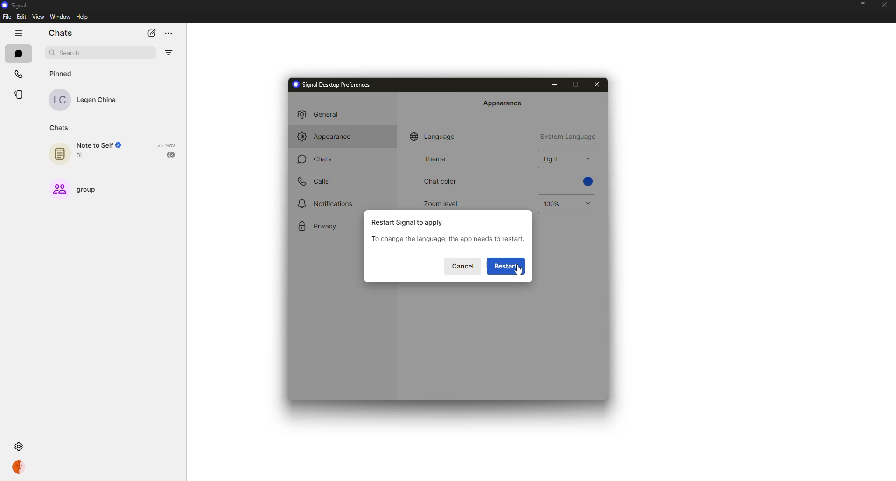  What do you see at coordinates (318, 181) in the screenshot?
I see `calls` at bounding box center [318, 181].